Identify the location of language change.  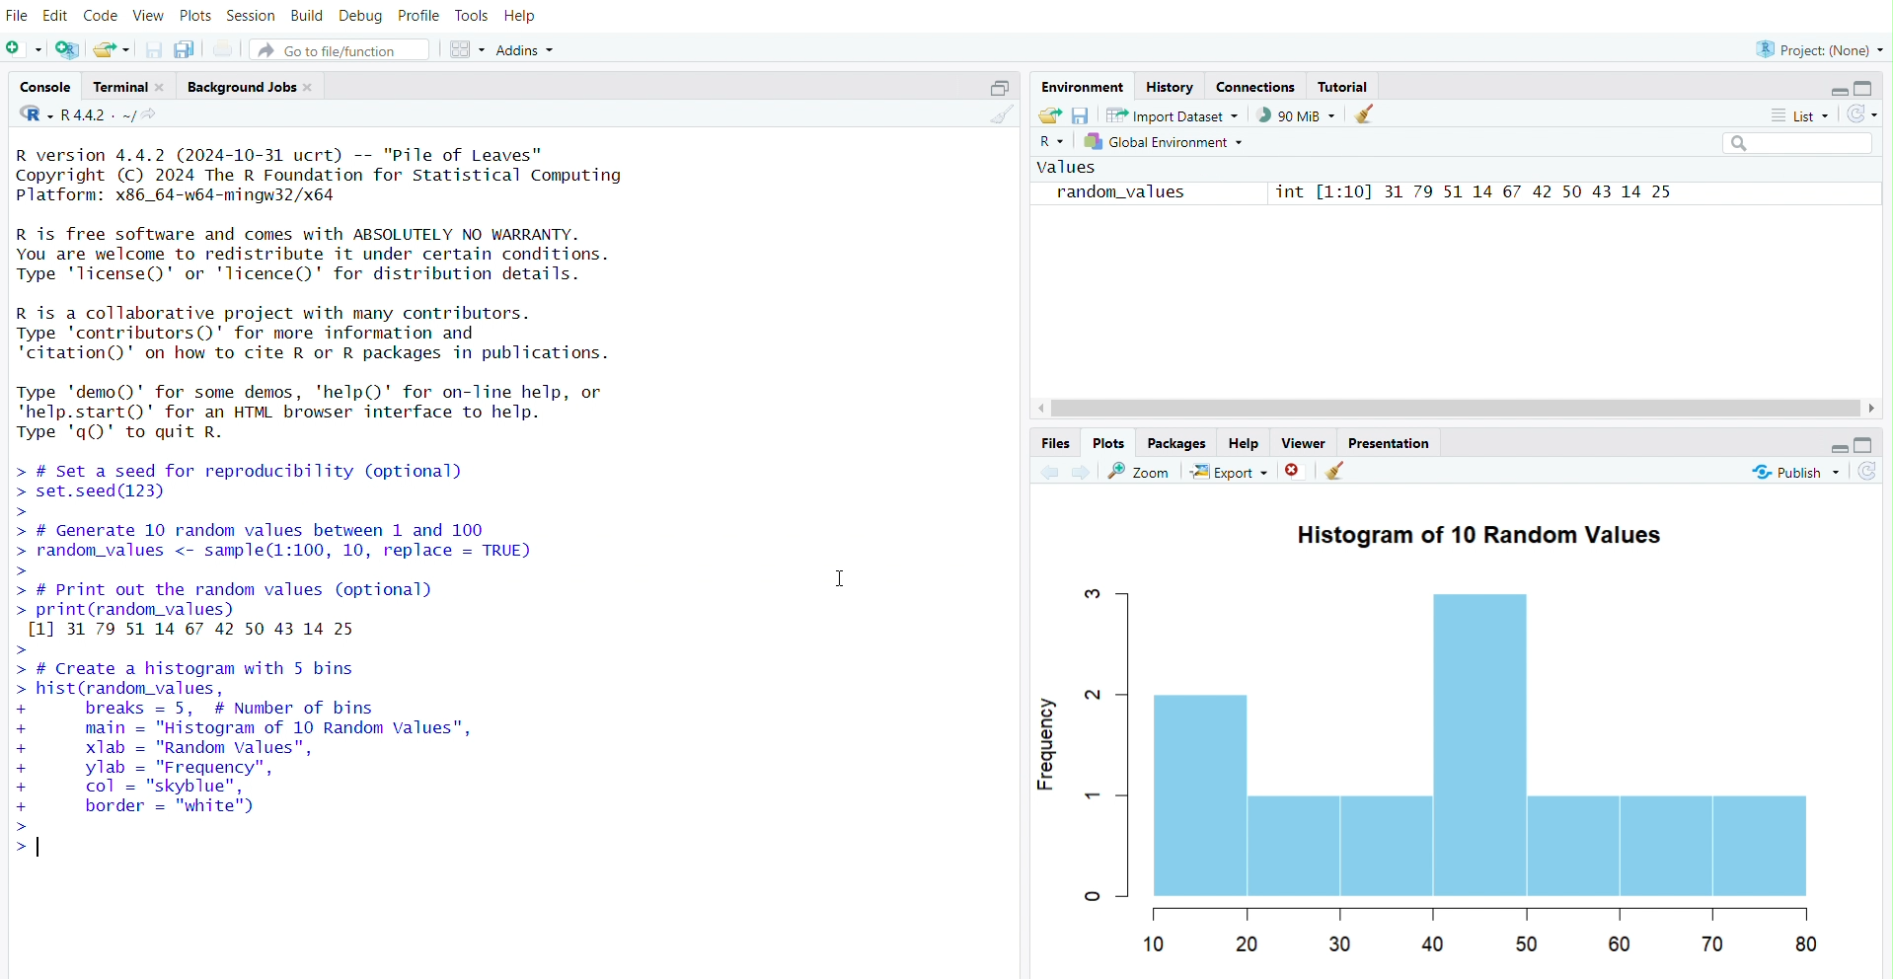
(29, 113).